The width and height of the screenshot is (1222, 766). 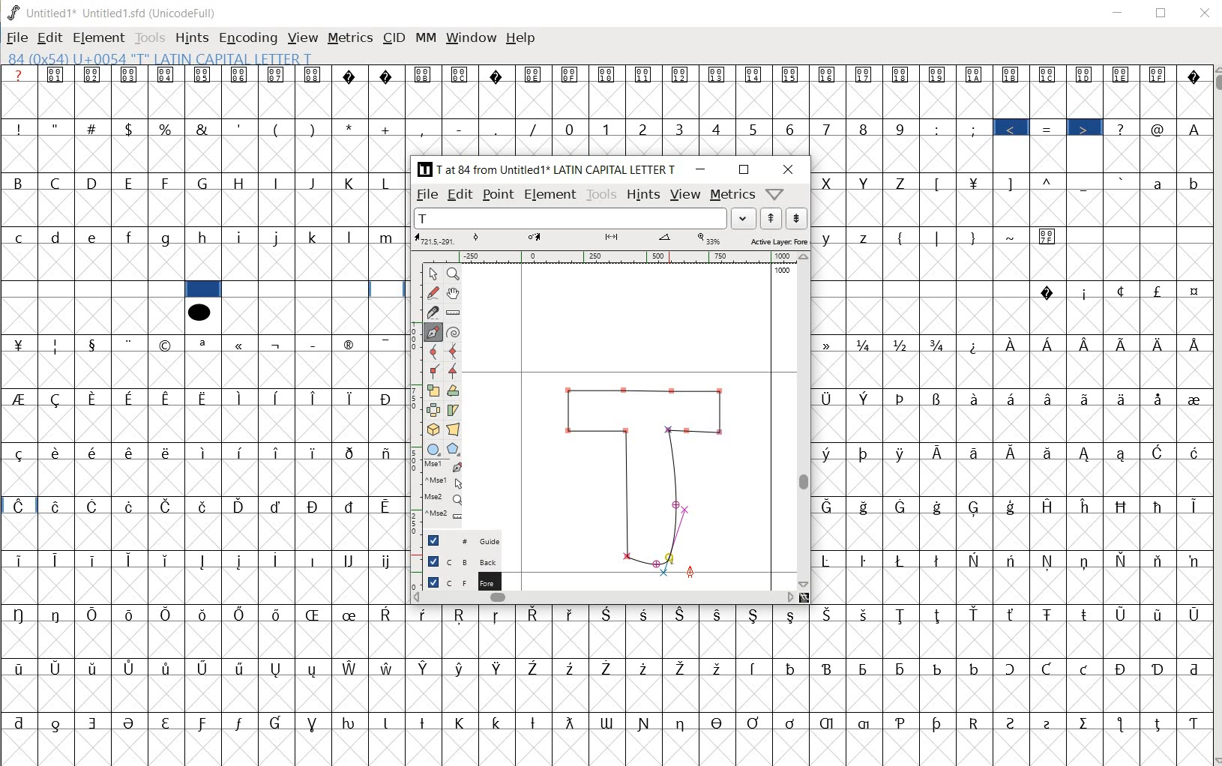 I want to click on freehand, so click(x=434, y=293).